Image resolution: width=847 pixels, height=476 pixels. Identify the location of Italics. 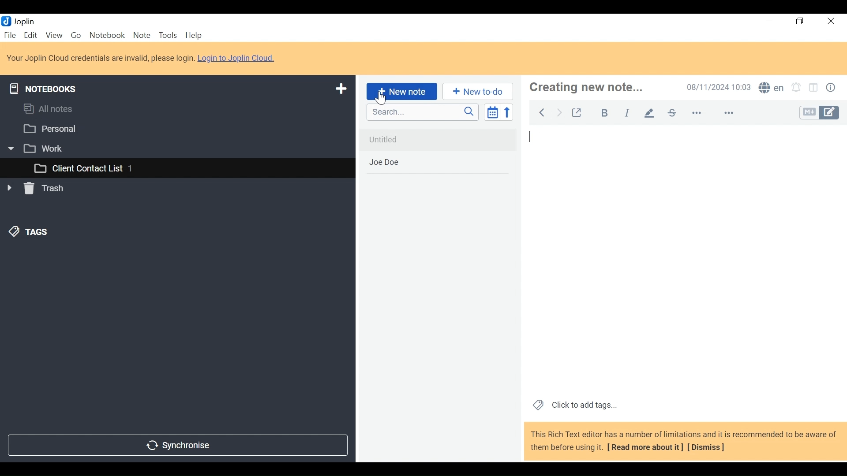
(627, 113).